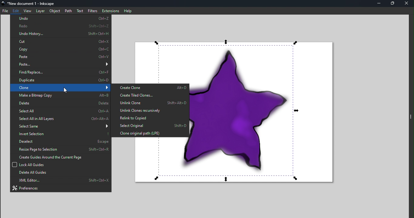 The width and height of the screenshot is (414, 218). I want to click on cut, so click(61, 42).